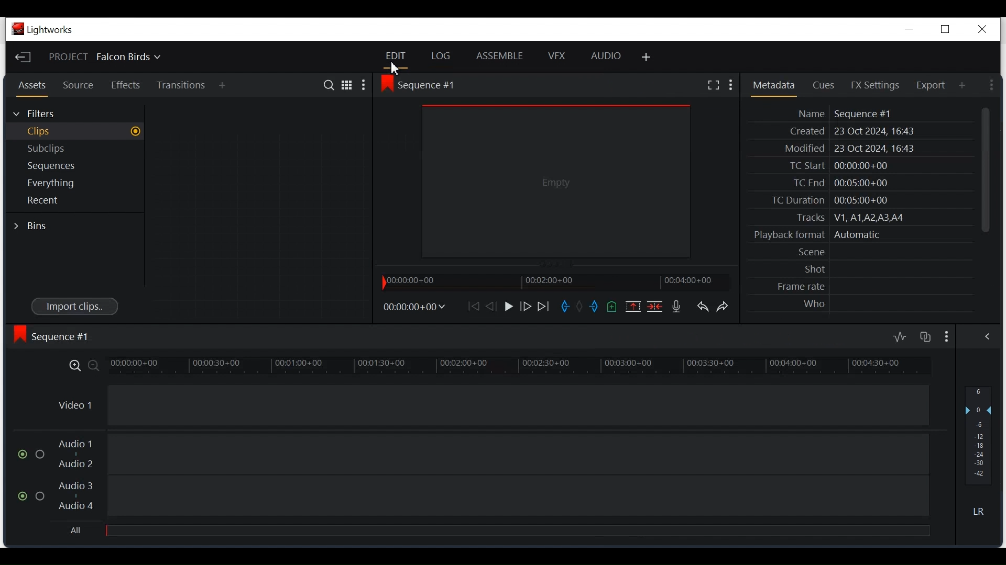  I want to click on ormat Automatic, so click(826, 234).